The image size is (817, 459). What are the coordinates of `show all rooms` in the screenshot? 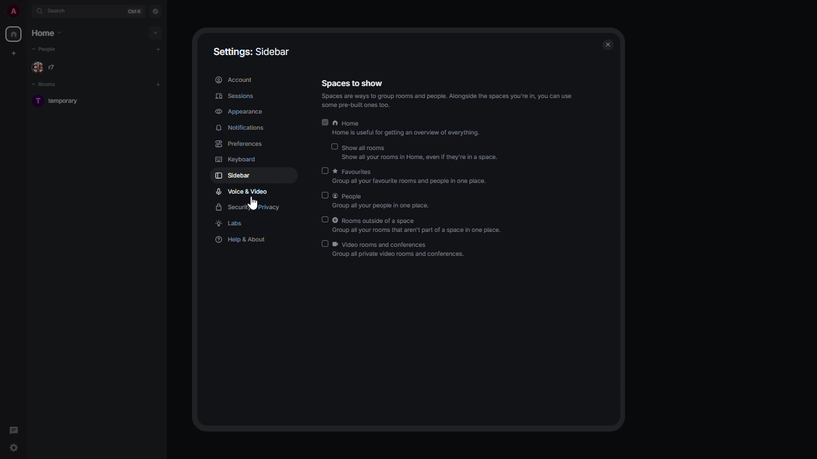 It's located at (422, 152).